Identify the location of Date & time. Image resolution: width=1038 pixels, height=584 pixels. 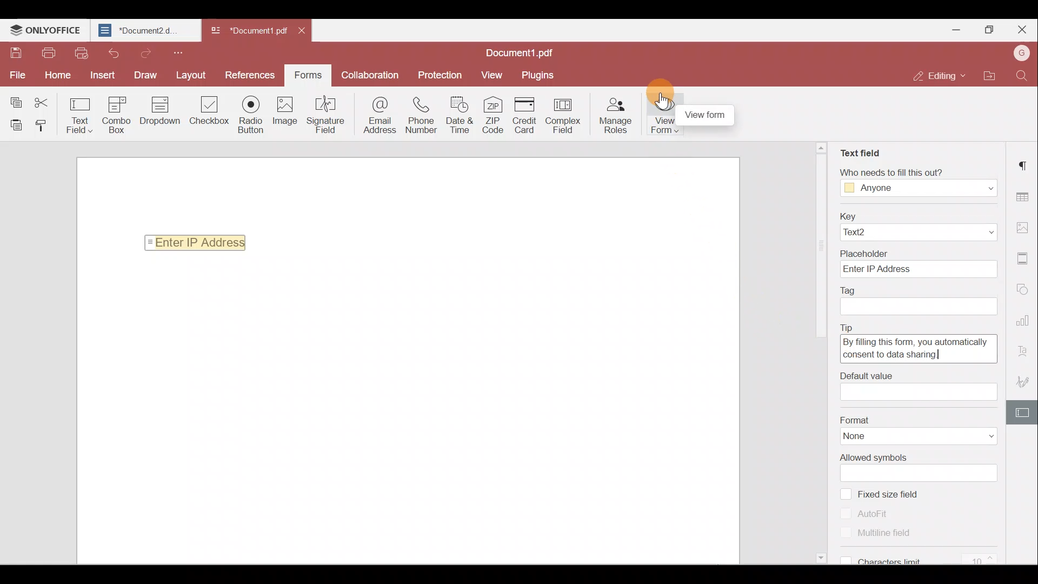
(460, 117).